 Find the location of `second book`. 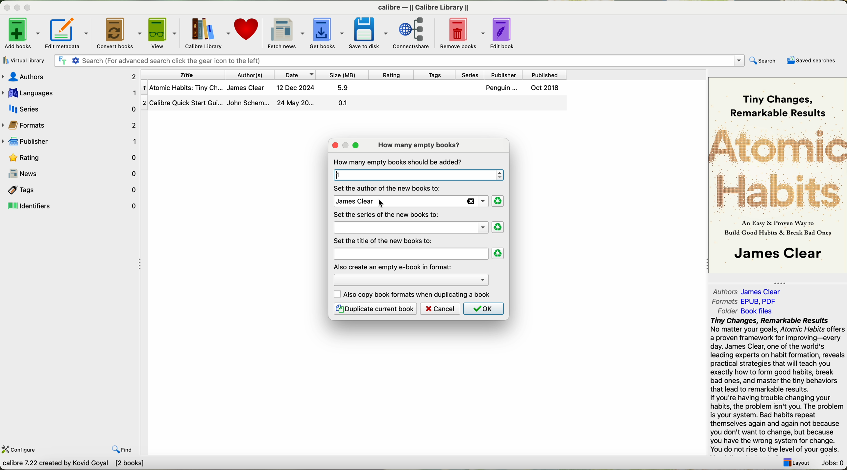

second book is located at coordinates (354, 103).